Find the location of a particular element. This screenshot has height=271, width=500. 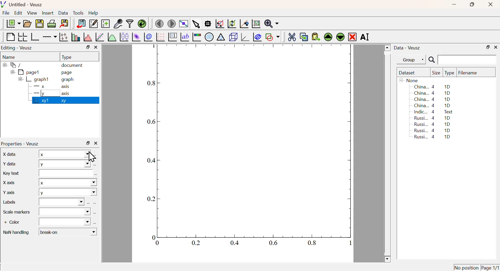

Dropdown is located at coordinates (65, 222).